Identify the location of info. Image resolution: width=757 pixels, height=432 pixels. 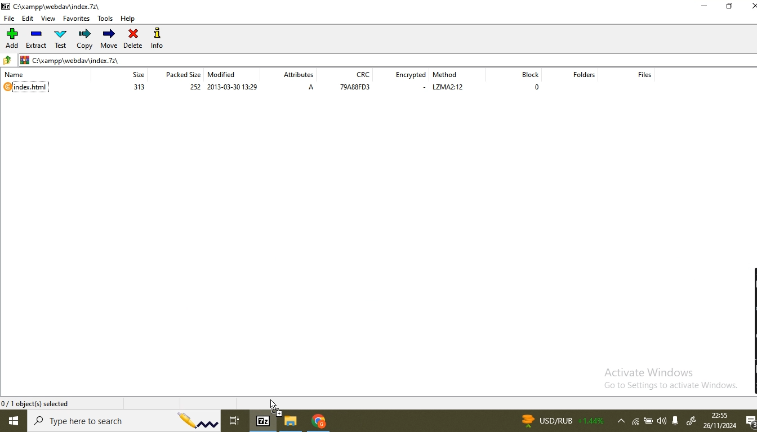
(160, 38).